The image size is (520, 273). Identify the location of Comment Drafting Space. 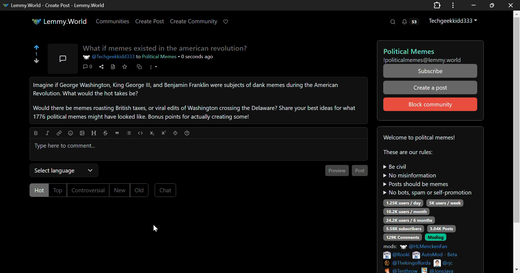
(200, 149).